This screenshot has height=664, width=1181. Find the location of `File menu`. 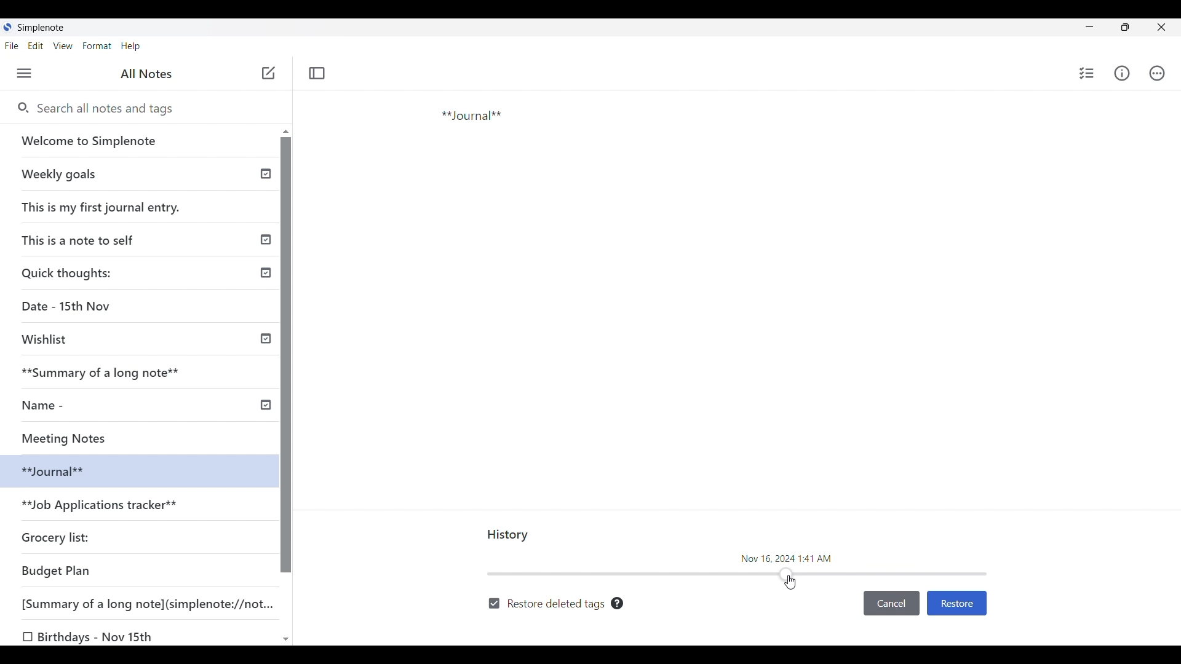

File menu is located at coordinates (12, 46).